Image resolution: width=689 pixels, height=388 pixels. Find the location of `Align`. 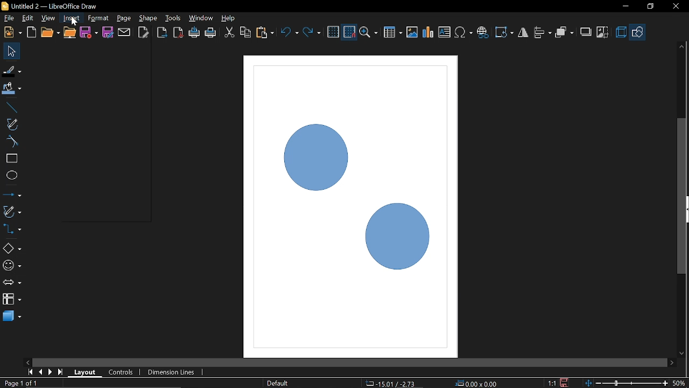

Align is located at coordinates (543, 33).